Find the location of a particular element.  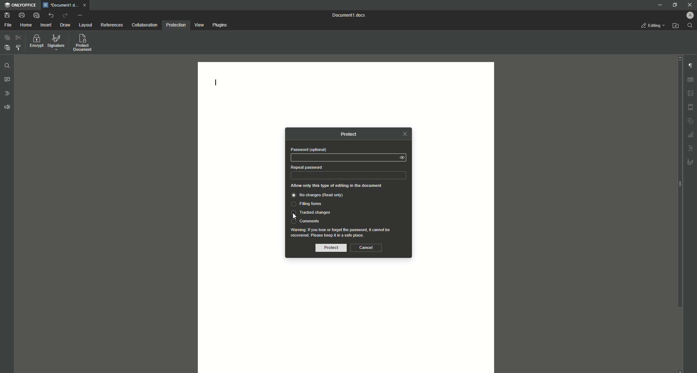

Graph Settings is located at coordinates (691, 135).